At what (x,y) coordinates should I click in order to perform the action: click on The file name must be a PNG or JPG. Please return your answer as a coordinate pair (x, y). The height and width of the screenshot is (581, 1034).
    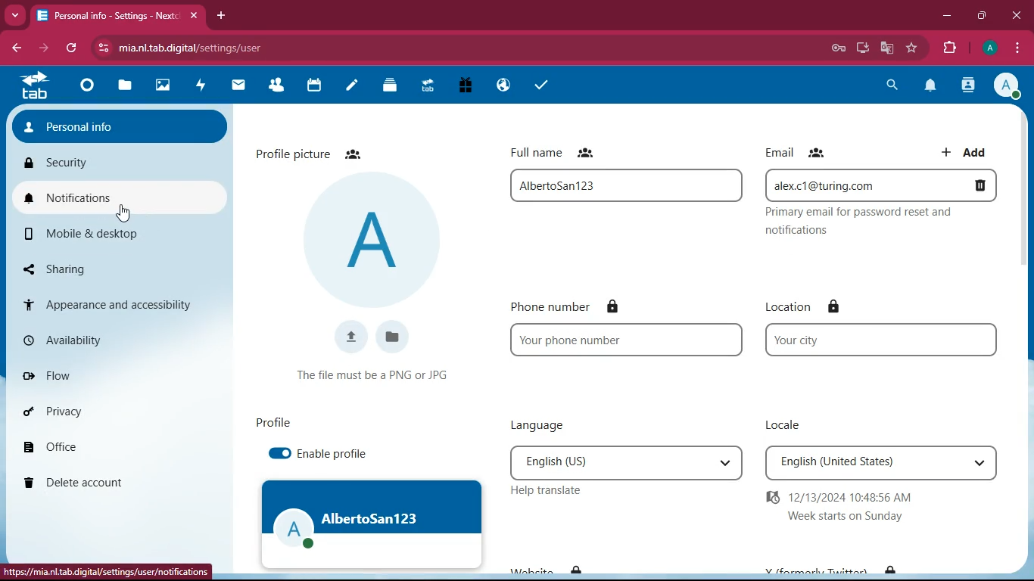
    Looking at the image, I should click on (376, 374).